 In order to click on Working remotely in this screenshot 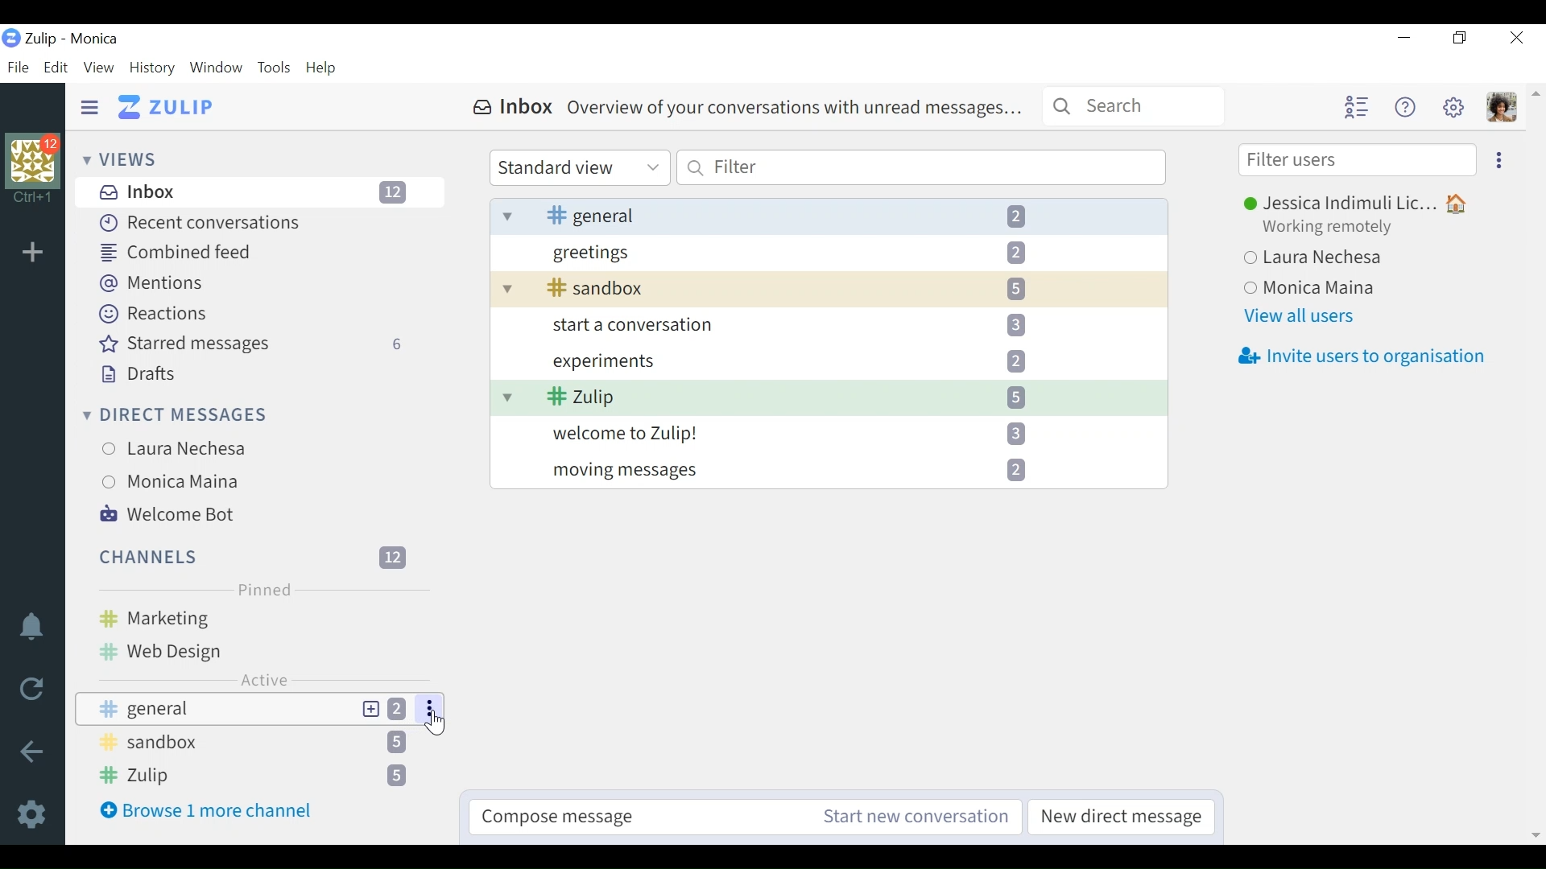, I will do `click(1337, 229)`.